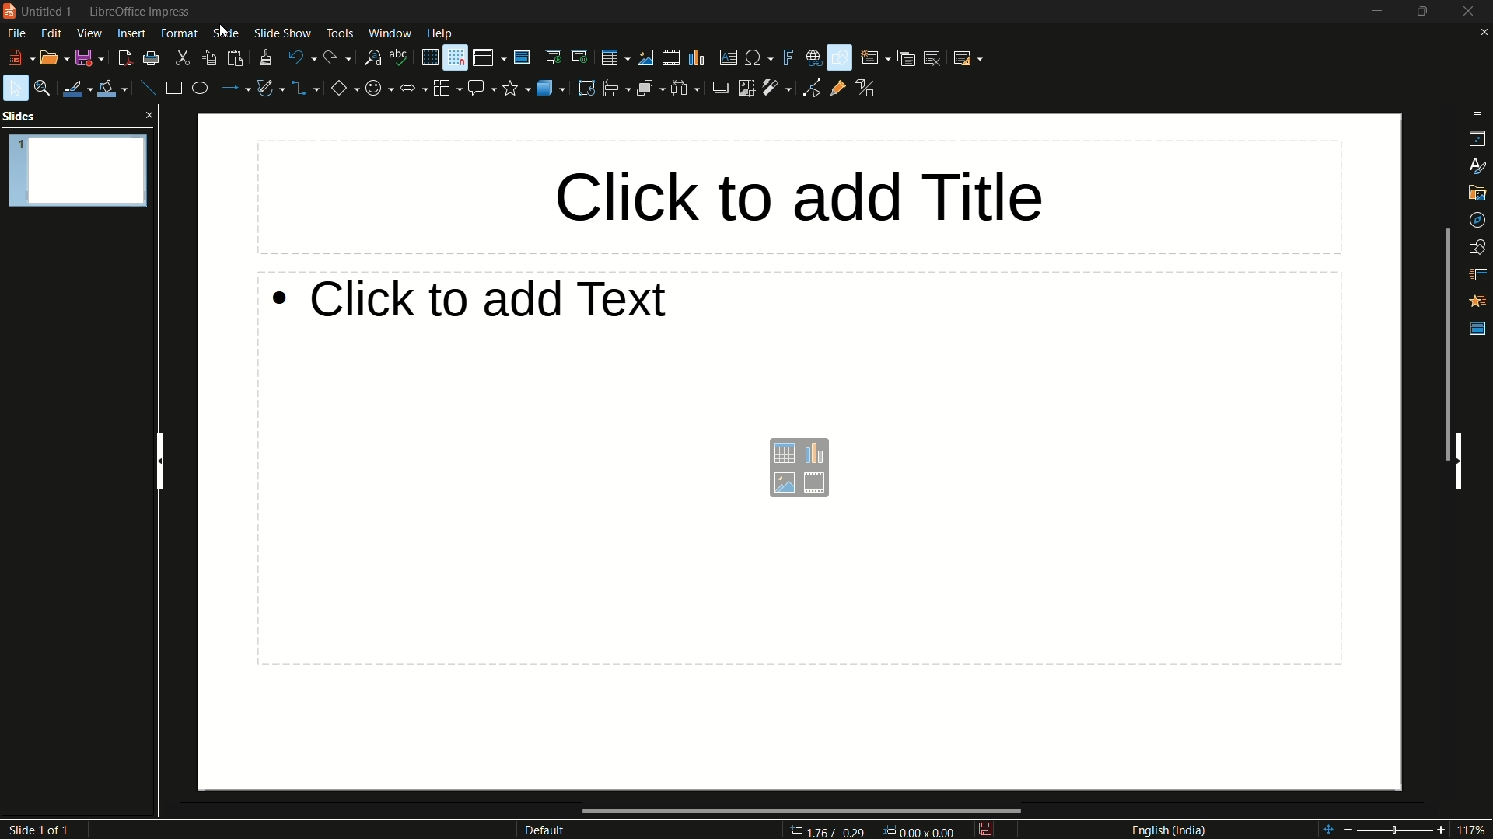  What do you see at coordinates (1474, 830) in the screenshot?
I see `117%` at bounding box center [1474, 830].